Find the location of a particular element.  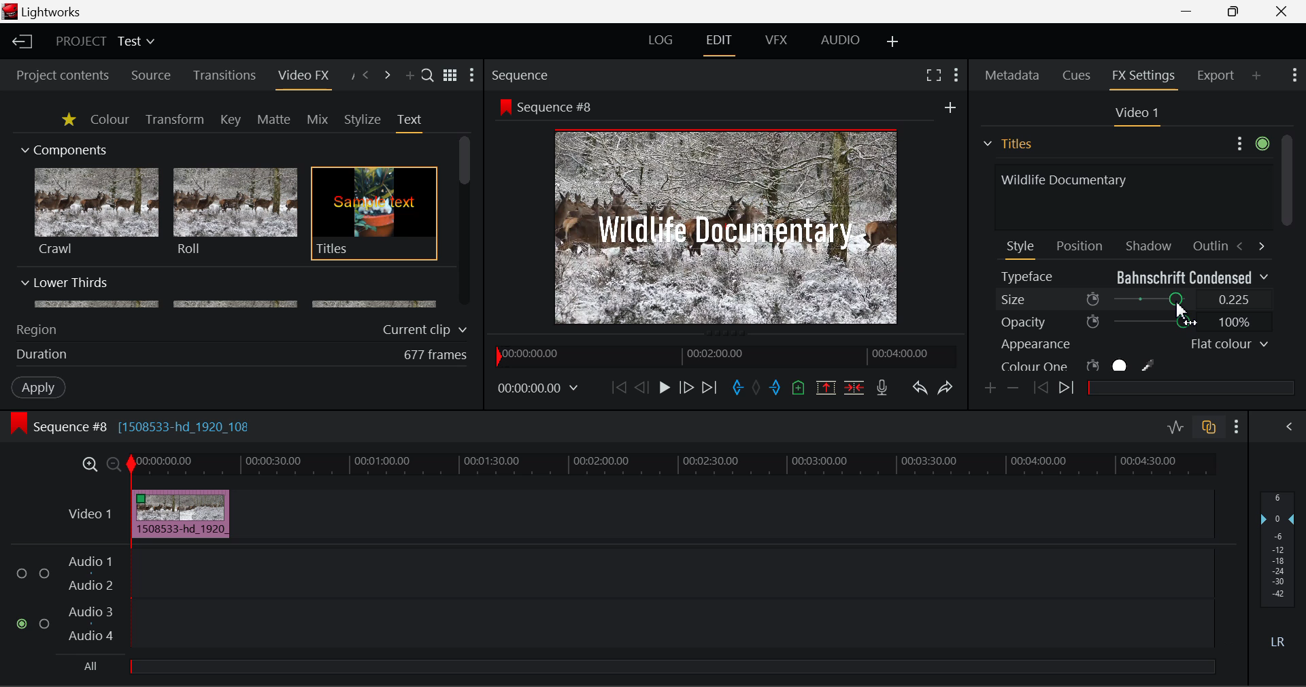

Remove keyframe is located at coordinates (1014, 390).